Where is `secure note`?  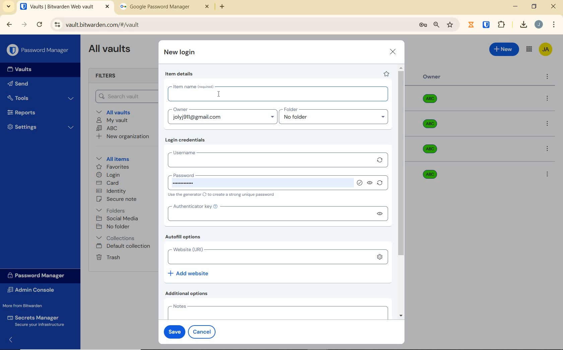 secure note is located at coordinates (119, 199).